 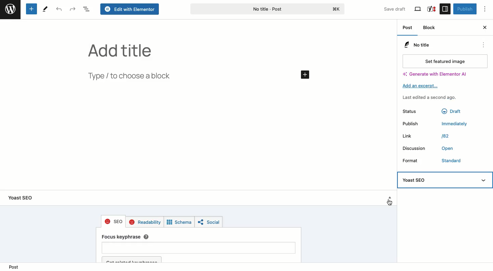 What do you see at coordinates (295, 9) in the screenshot?
I see `No title - Post ` at bounding box center [295, 9].